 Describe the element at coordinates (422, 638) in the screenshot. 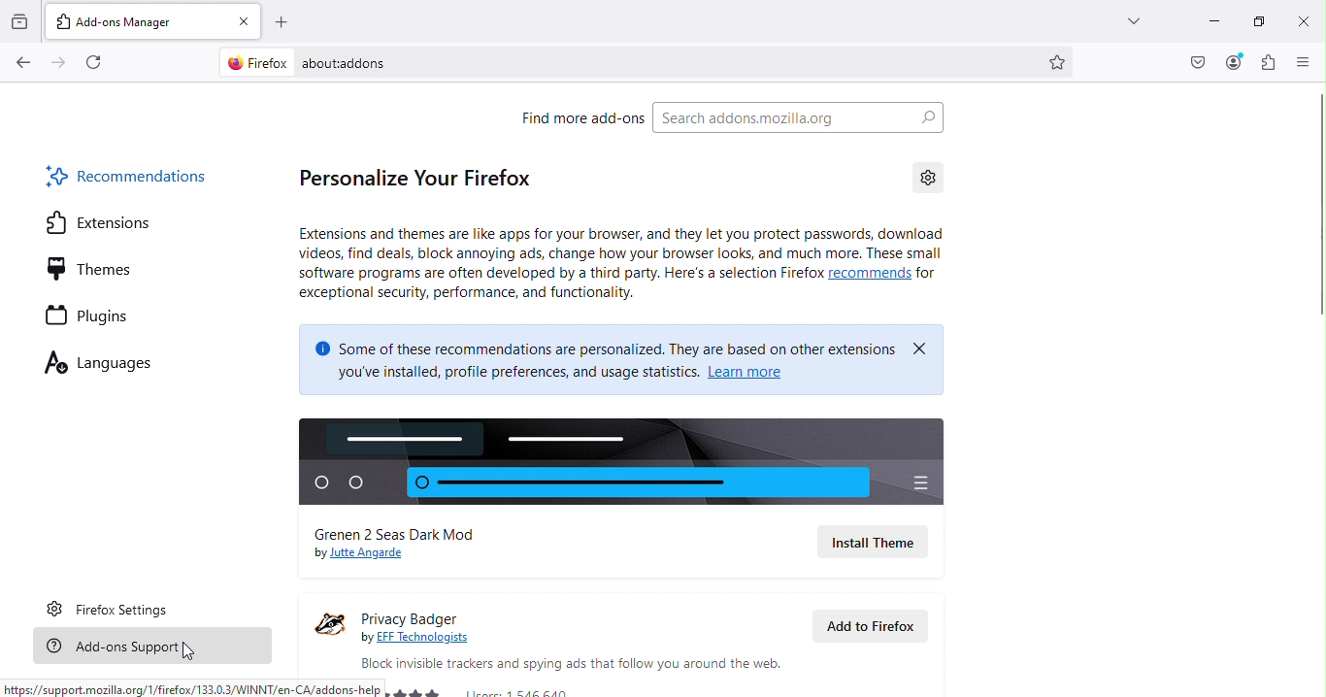

I see `Hyperlink` at that location.